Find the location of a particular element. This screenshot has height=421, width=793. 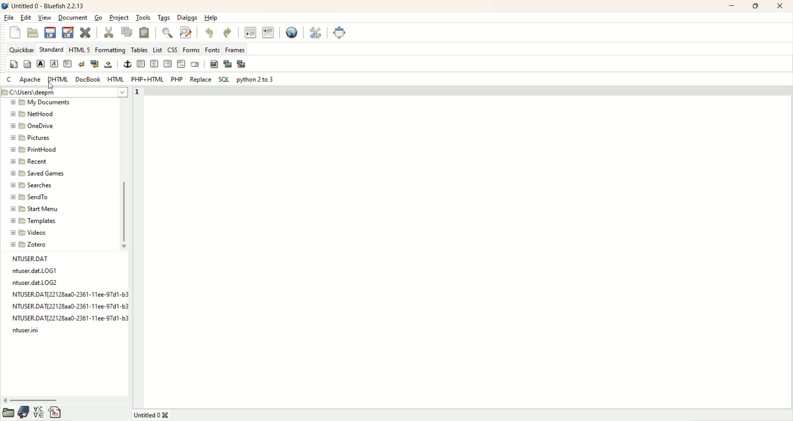

paste is located at coordinates (145, 32).